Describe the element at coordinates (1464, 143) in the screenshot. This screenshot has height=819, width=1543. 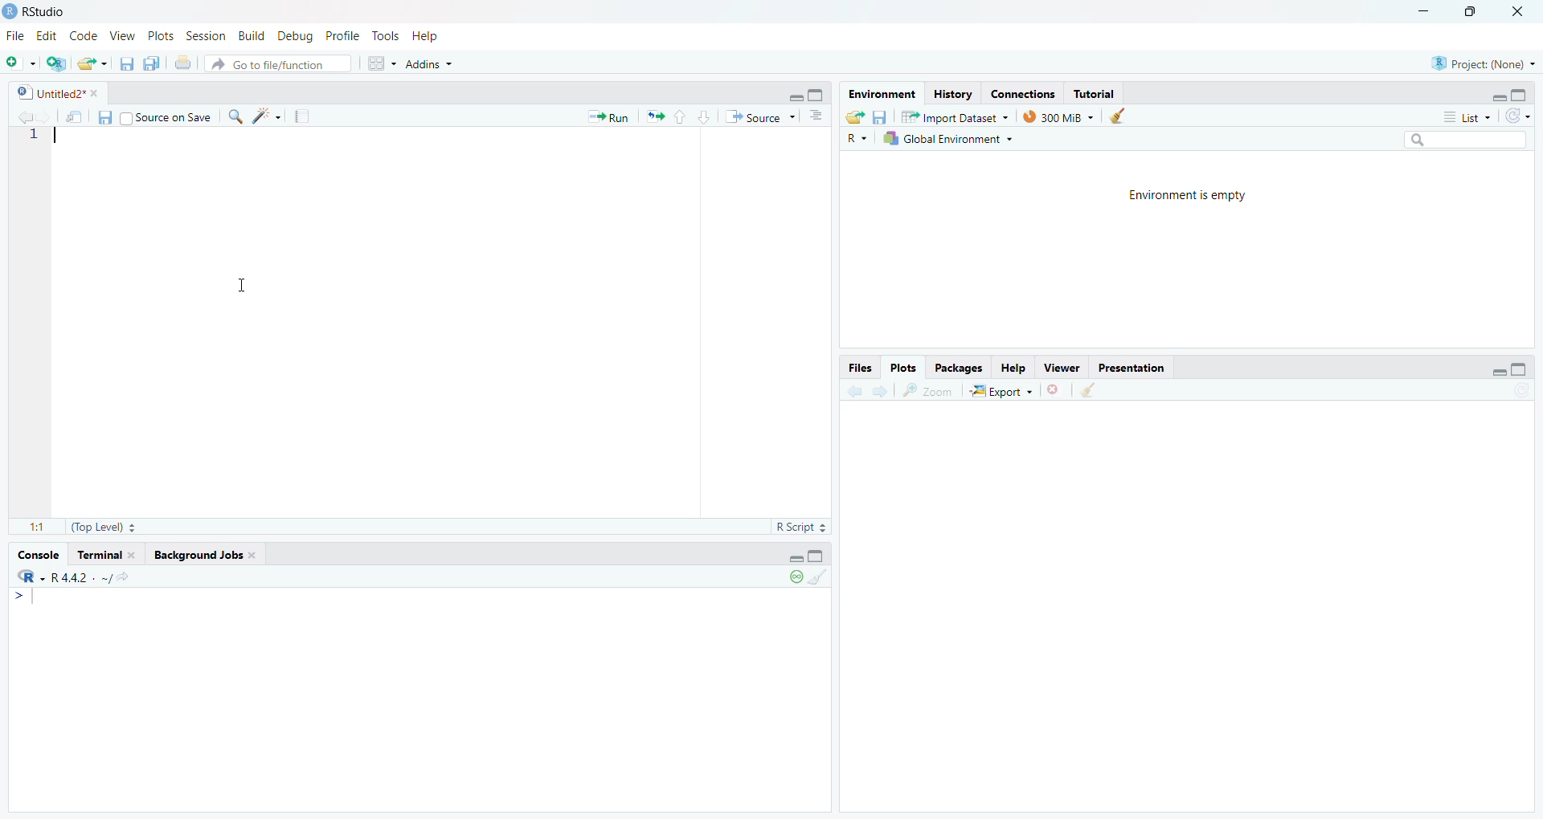
I see `search bar` at that location.